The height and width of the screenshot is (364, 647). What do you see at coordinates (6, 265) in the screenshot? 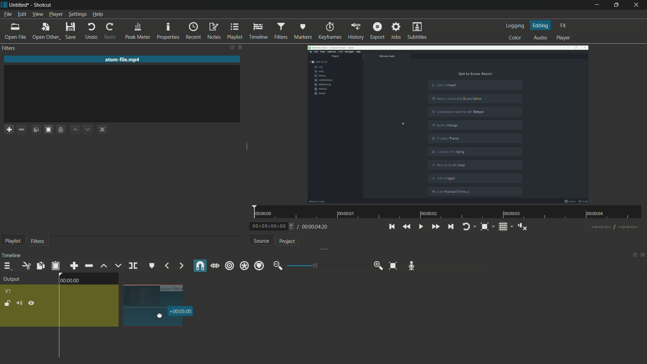
I see `timeline menu` at bounding box center [6, 265].